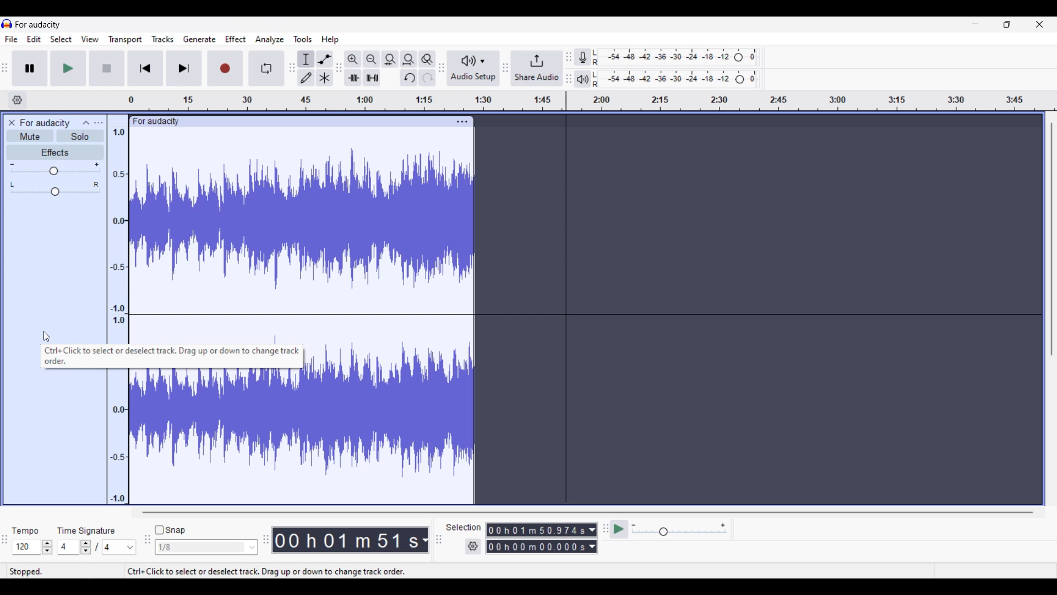 The height and width of the screenshot is (595, 1057). Describe the element at coordinates (124, 39) in the screenshot. I see `Transport menu` at that location.